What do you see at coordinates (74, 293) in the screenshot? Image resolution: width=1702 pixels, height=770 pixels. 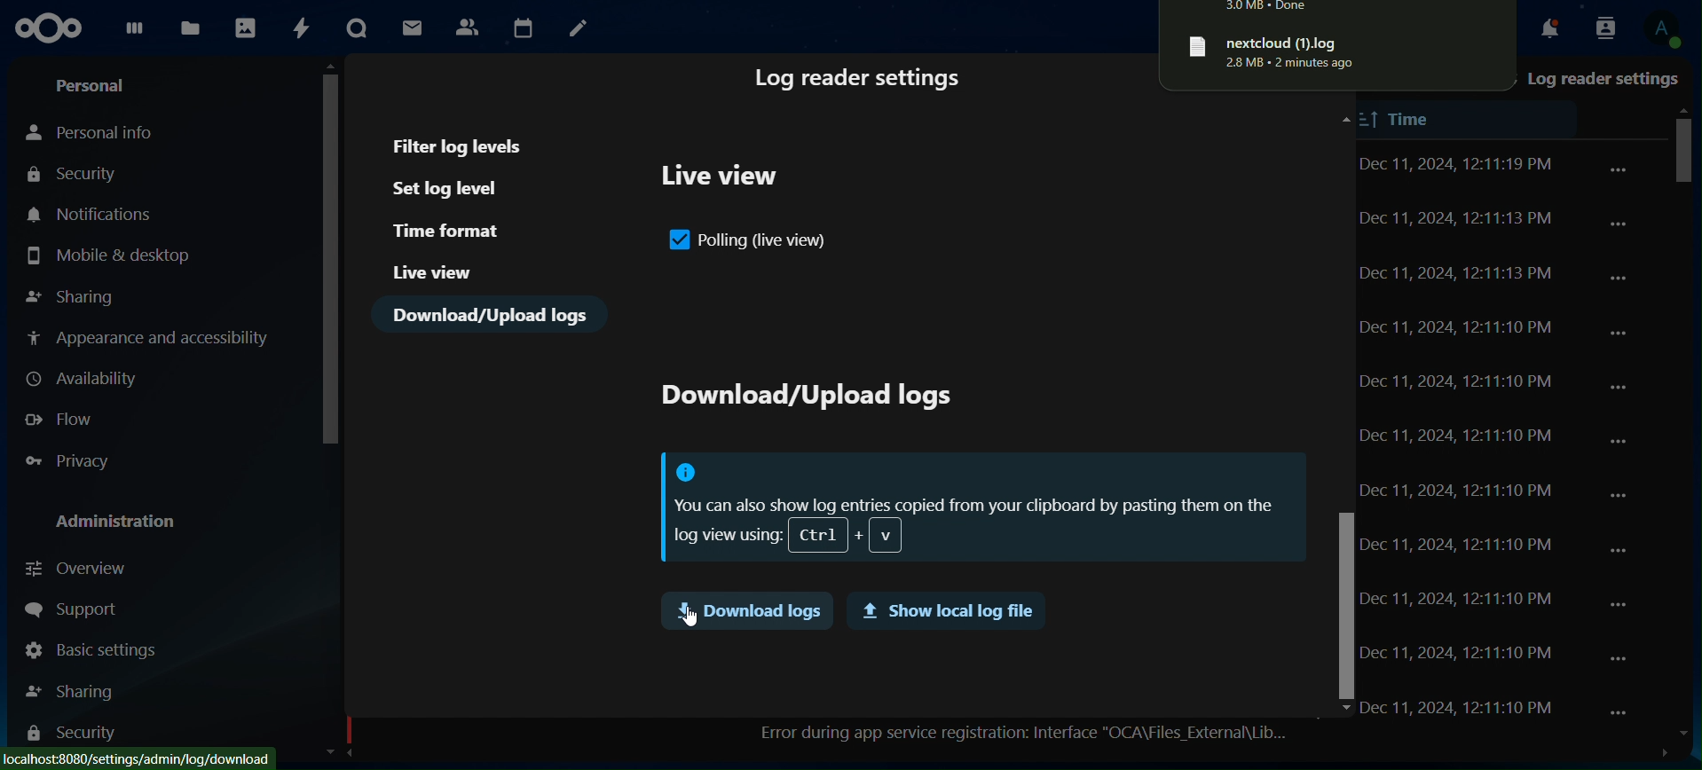 I see `sharing` at bounding box center [74, 293].